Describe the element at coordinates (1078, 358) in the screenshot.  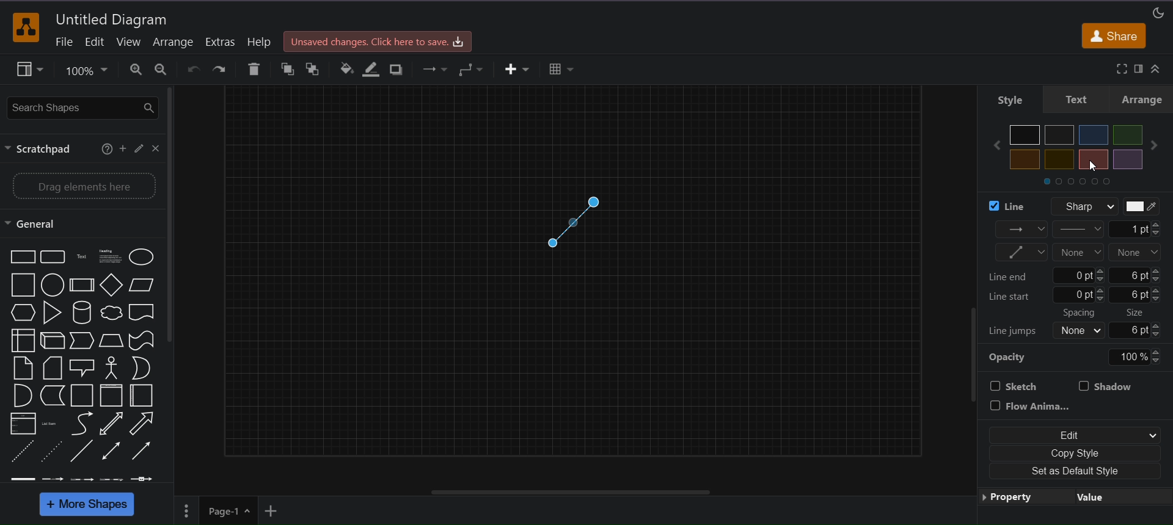
I see `` at that location.